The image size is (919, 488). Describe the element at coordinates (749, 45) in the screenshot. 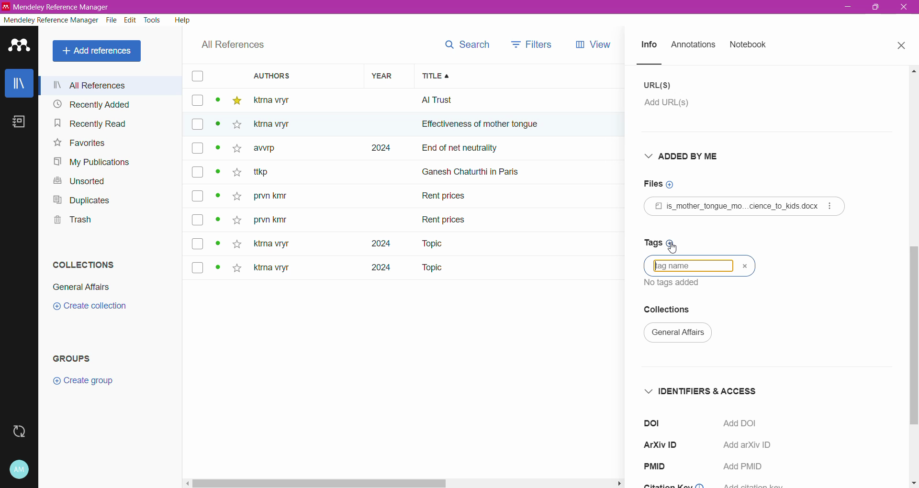

I see `Notebook` at that location.